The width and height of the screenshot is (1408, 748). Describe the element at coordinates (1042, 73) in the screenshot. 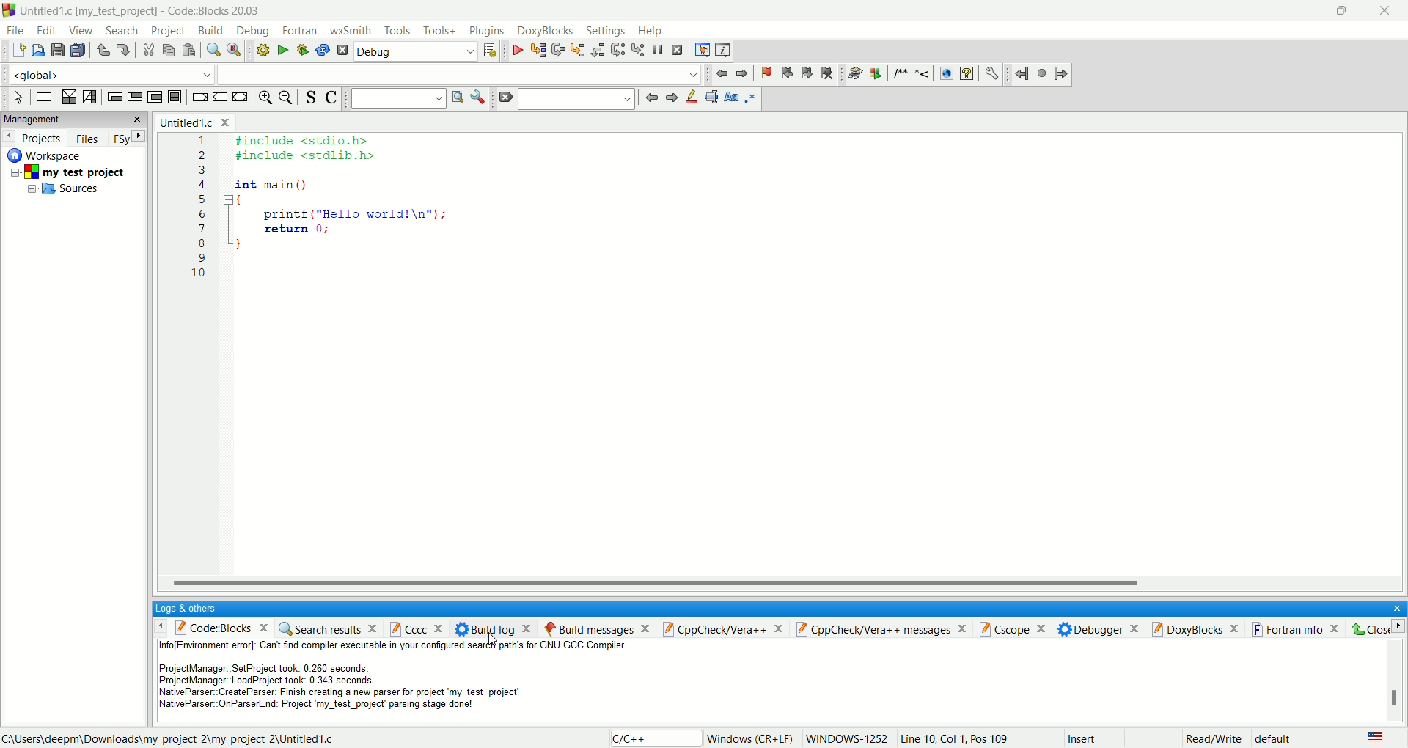

I see `last jump` at that location.